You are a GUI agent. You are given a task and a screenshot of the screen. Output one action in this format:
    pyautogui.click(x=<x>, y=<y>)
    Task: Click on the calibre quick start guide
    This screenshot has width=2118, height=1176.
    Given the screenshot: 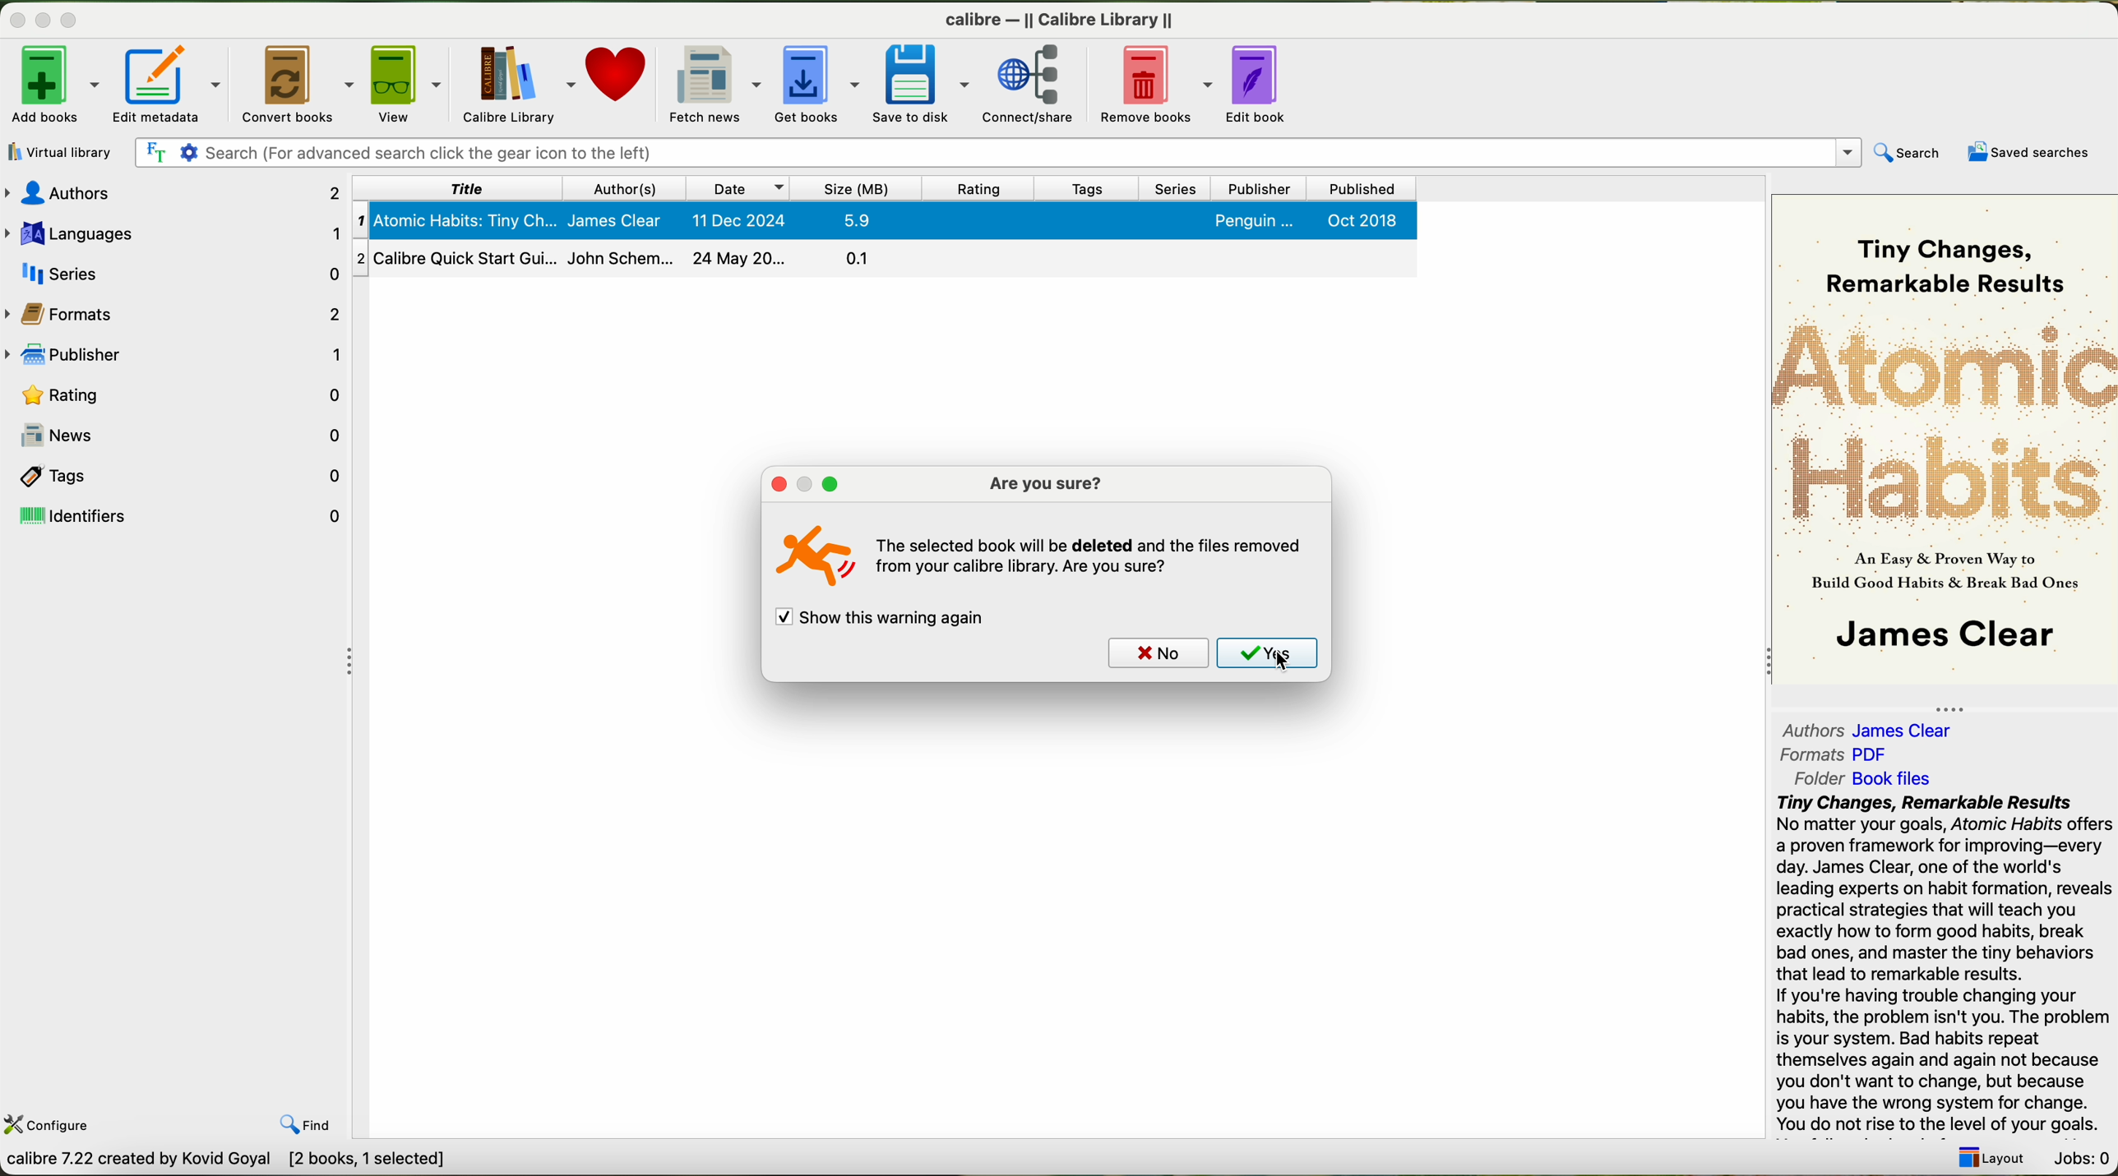 What is the action you would take?
    pyautogui.click(x=883, y=257)
    